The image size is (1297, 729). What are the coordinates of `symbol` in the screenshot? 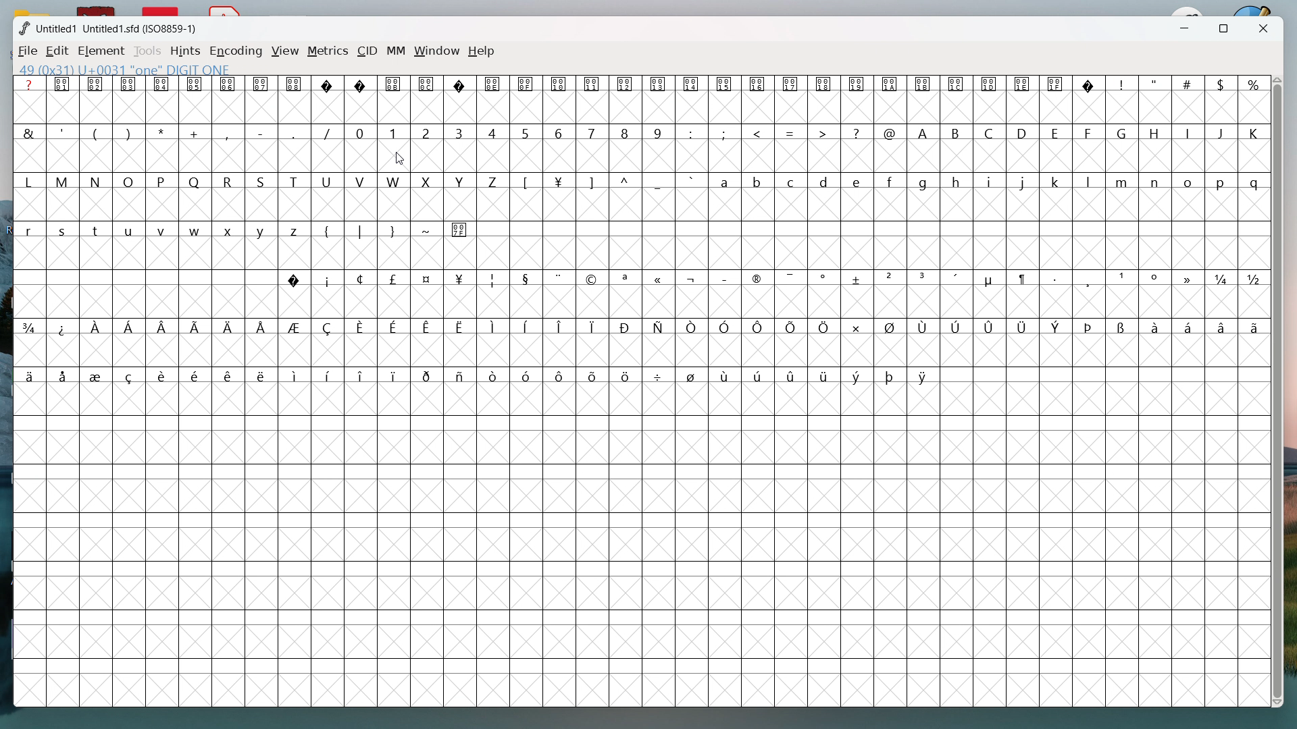 It's located at (890, 83).